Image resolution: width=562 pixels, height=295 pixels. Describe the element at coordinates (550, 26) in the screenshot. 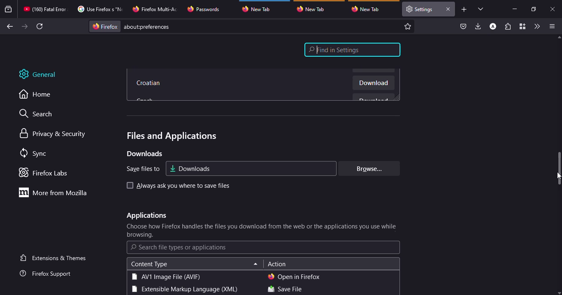

I see `menu` at that location.